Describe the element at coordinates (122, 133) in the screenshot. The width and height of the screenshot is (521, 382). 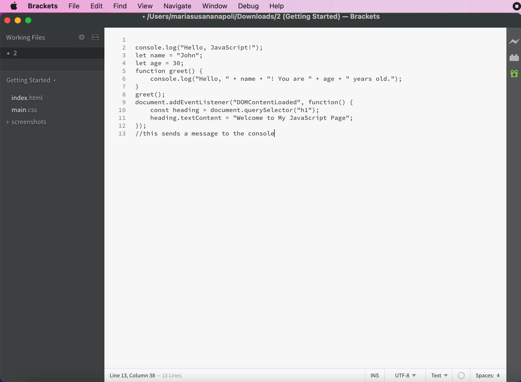
I see `13` at that location.